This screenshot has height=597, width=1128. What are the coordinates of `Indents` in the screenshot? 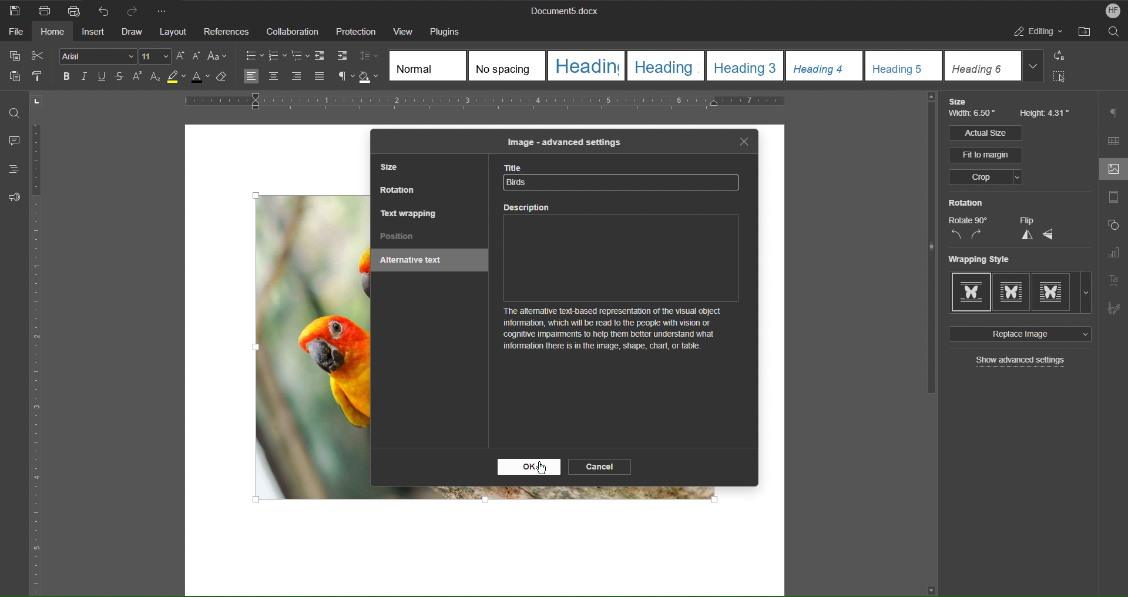 It's located at (333, 56).